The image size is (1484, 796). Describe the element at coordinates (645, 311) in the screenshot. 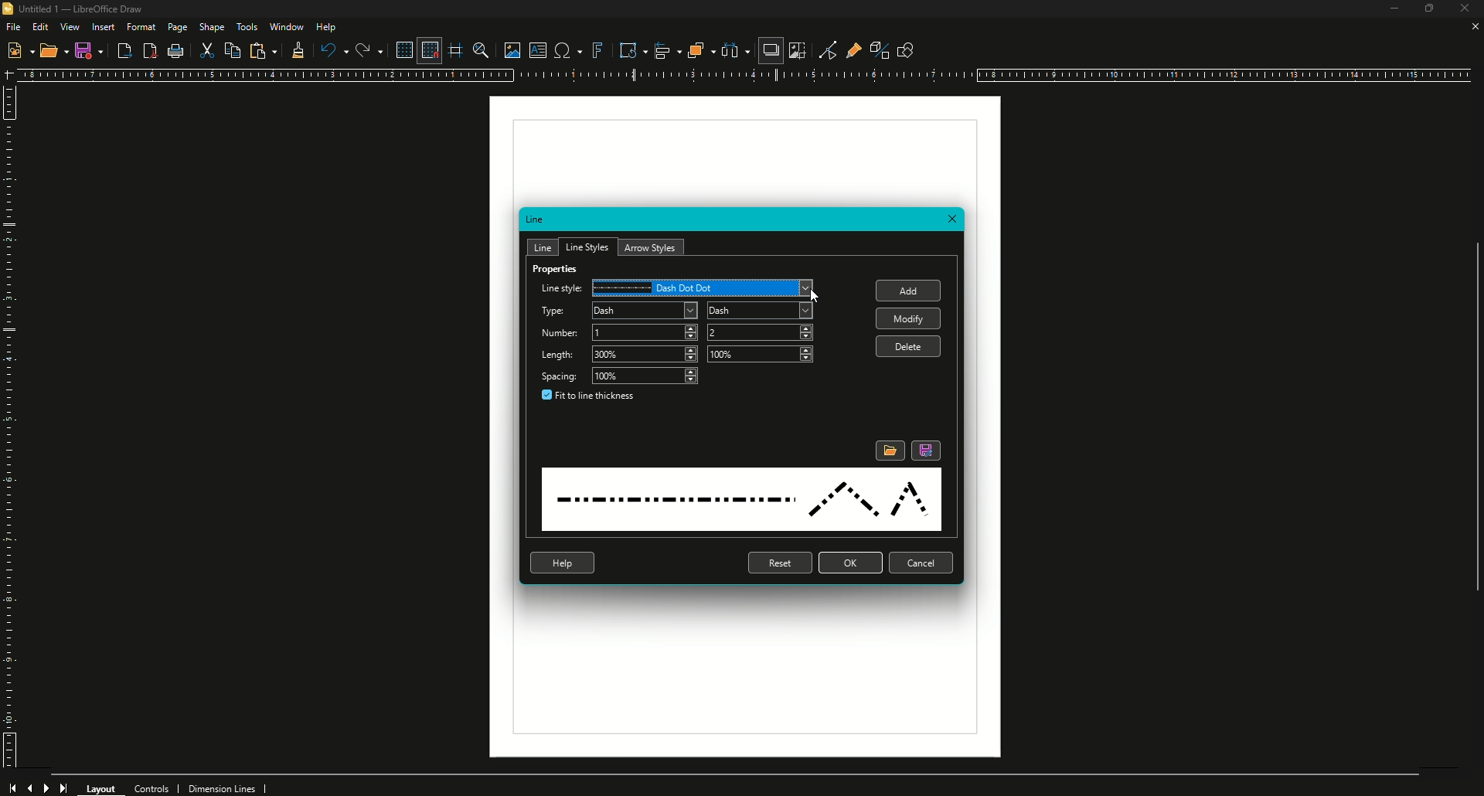

I see `Dash` at that location.